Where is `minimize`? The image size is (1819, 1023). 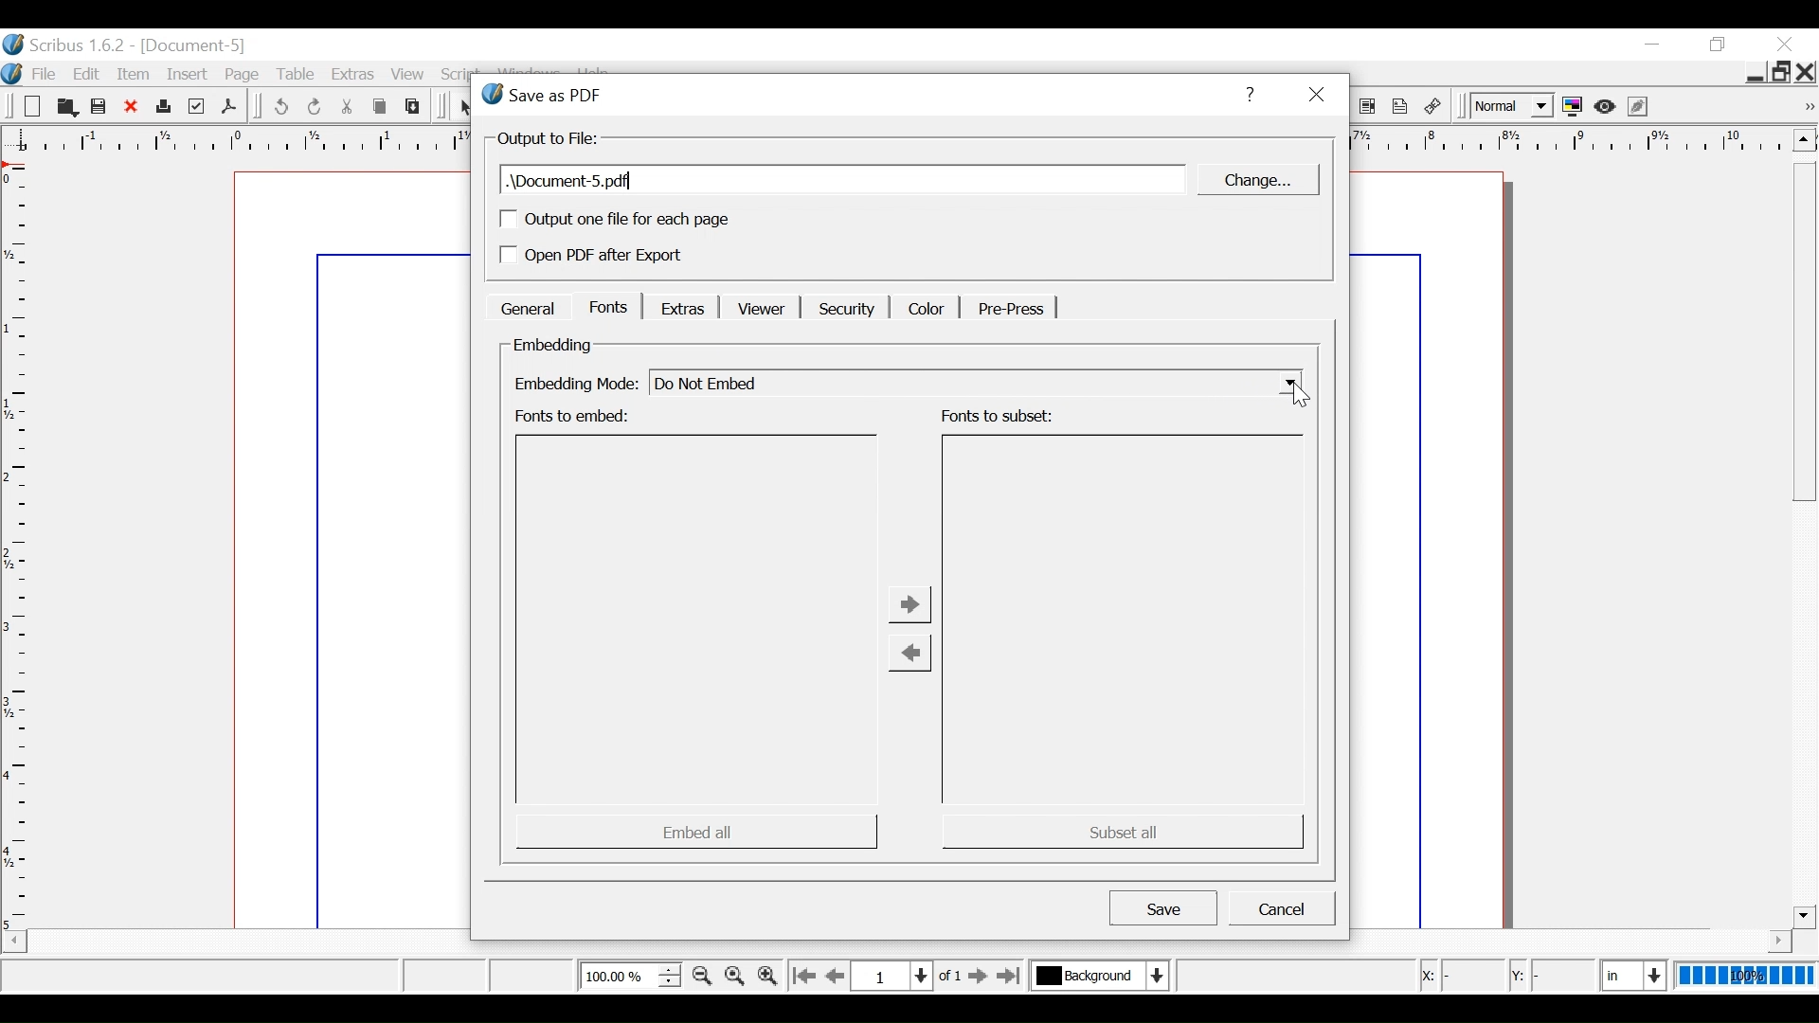 minimize is located at coordinates (1651, 45).